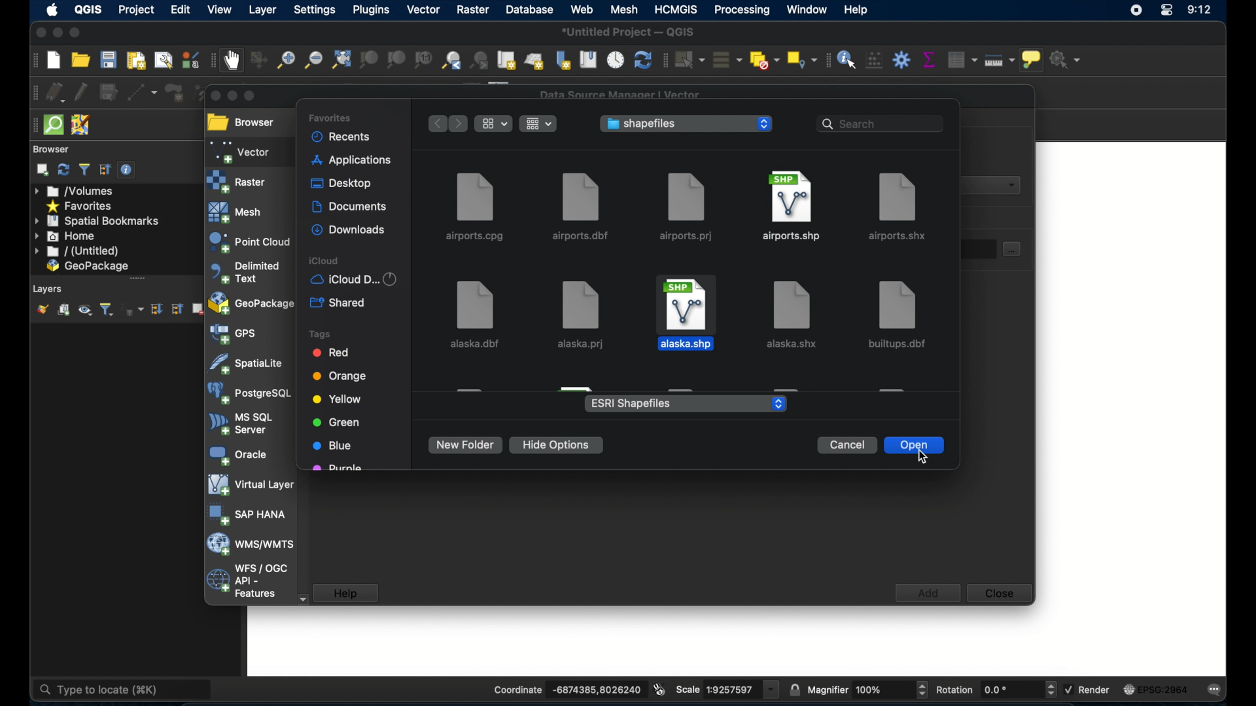  Describe the element at coordinates (928, 58) in the screenshot. I see `show statistical summary` at that location.